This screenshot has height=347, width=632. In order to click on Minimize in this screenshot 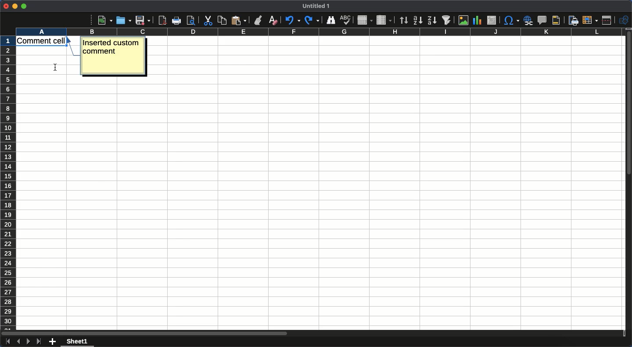, I will do `click(16, 7)`.